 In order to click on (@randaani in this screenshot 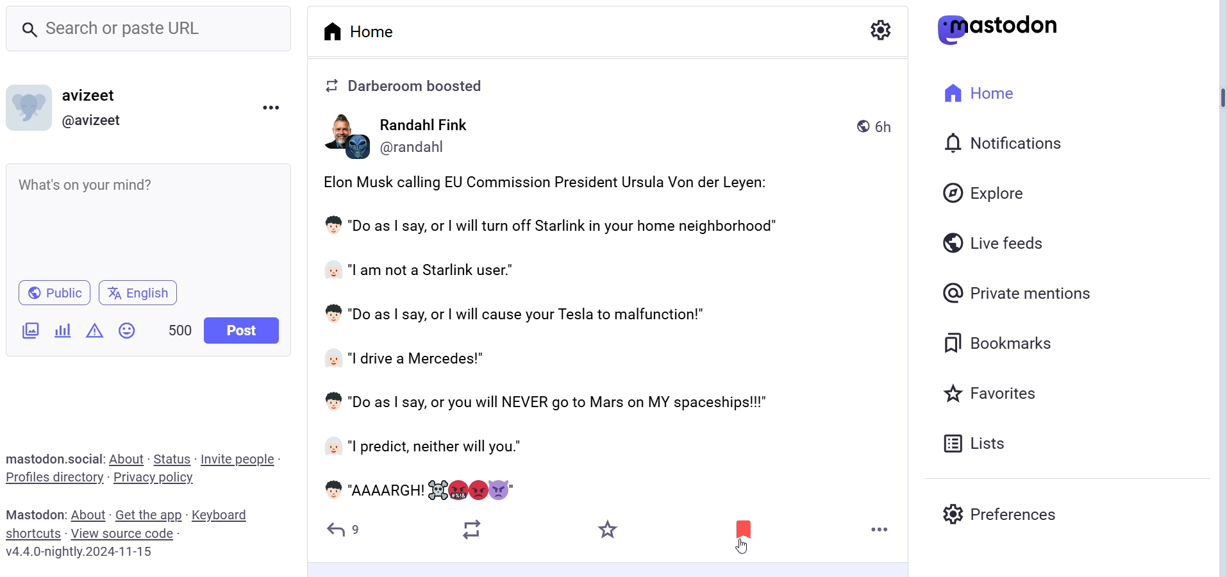, I will do `click(435, 147)`.